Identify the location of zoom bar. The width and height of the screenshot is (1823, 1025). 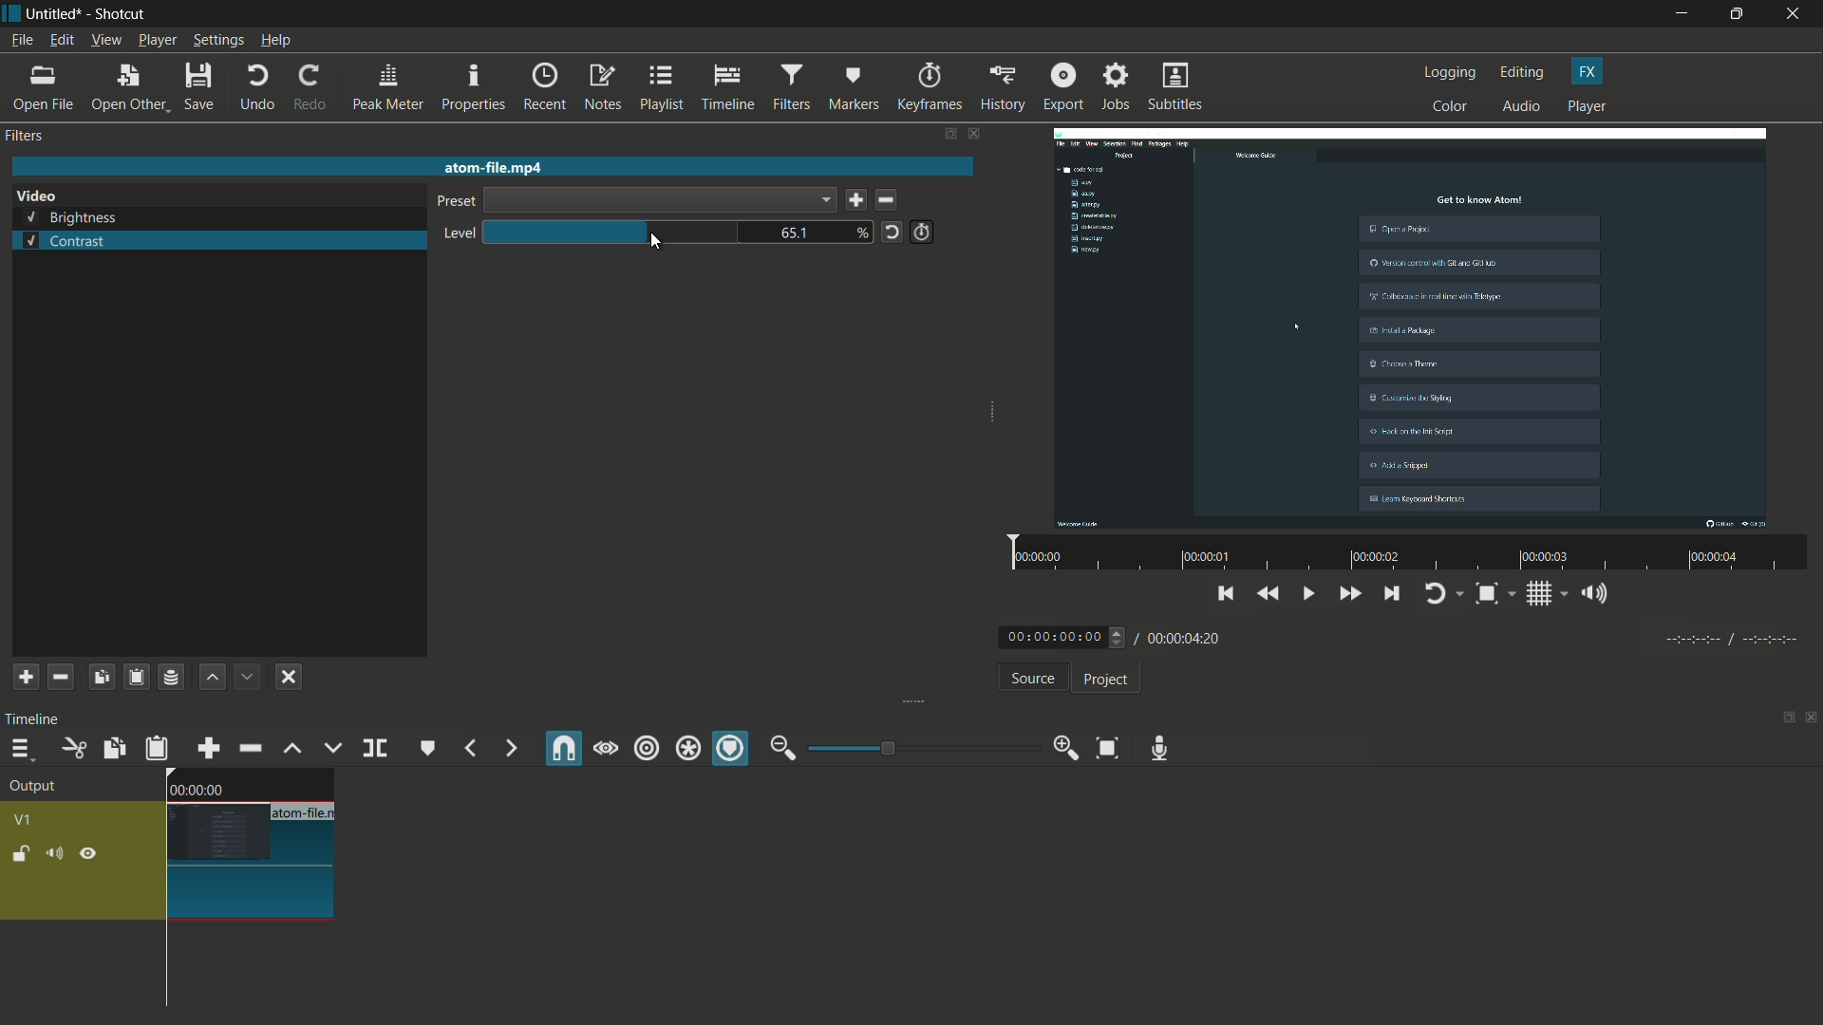
(916, 747).